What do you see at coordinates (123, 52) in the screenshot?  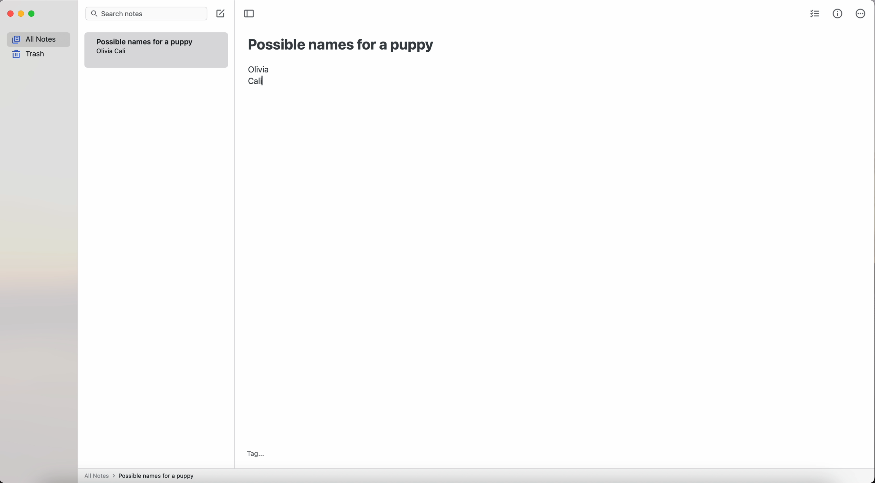 I see `Cali` at bounding box center [123, 52].